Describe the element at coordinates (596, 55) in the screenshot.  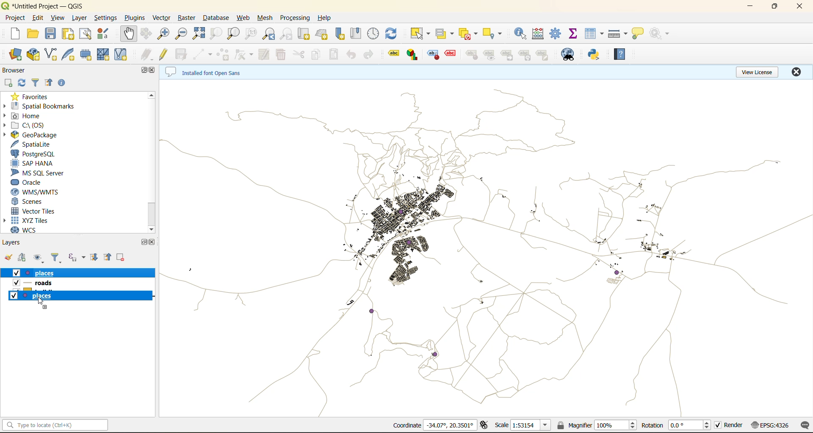
I see `python` at that location.